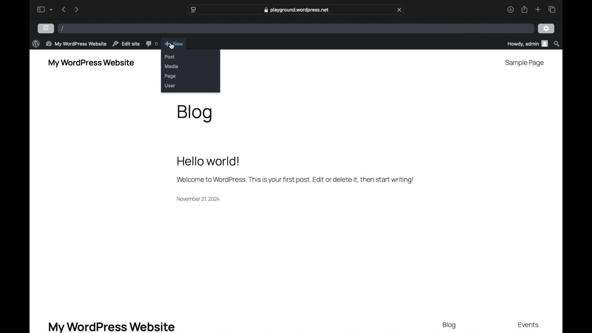  Describe the element at coordinates (35, 43) in the screenshot. I see `wordpress` at that location.